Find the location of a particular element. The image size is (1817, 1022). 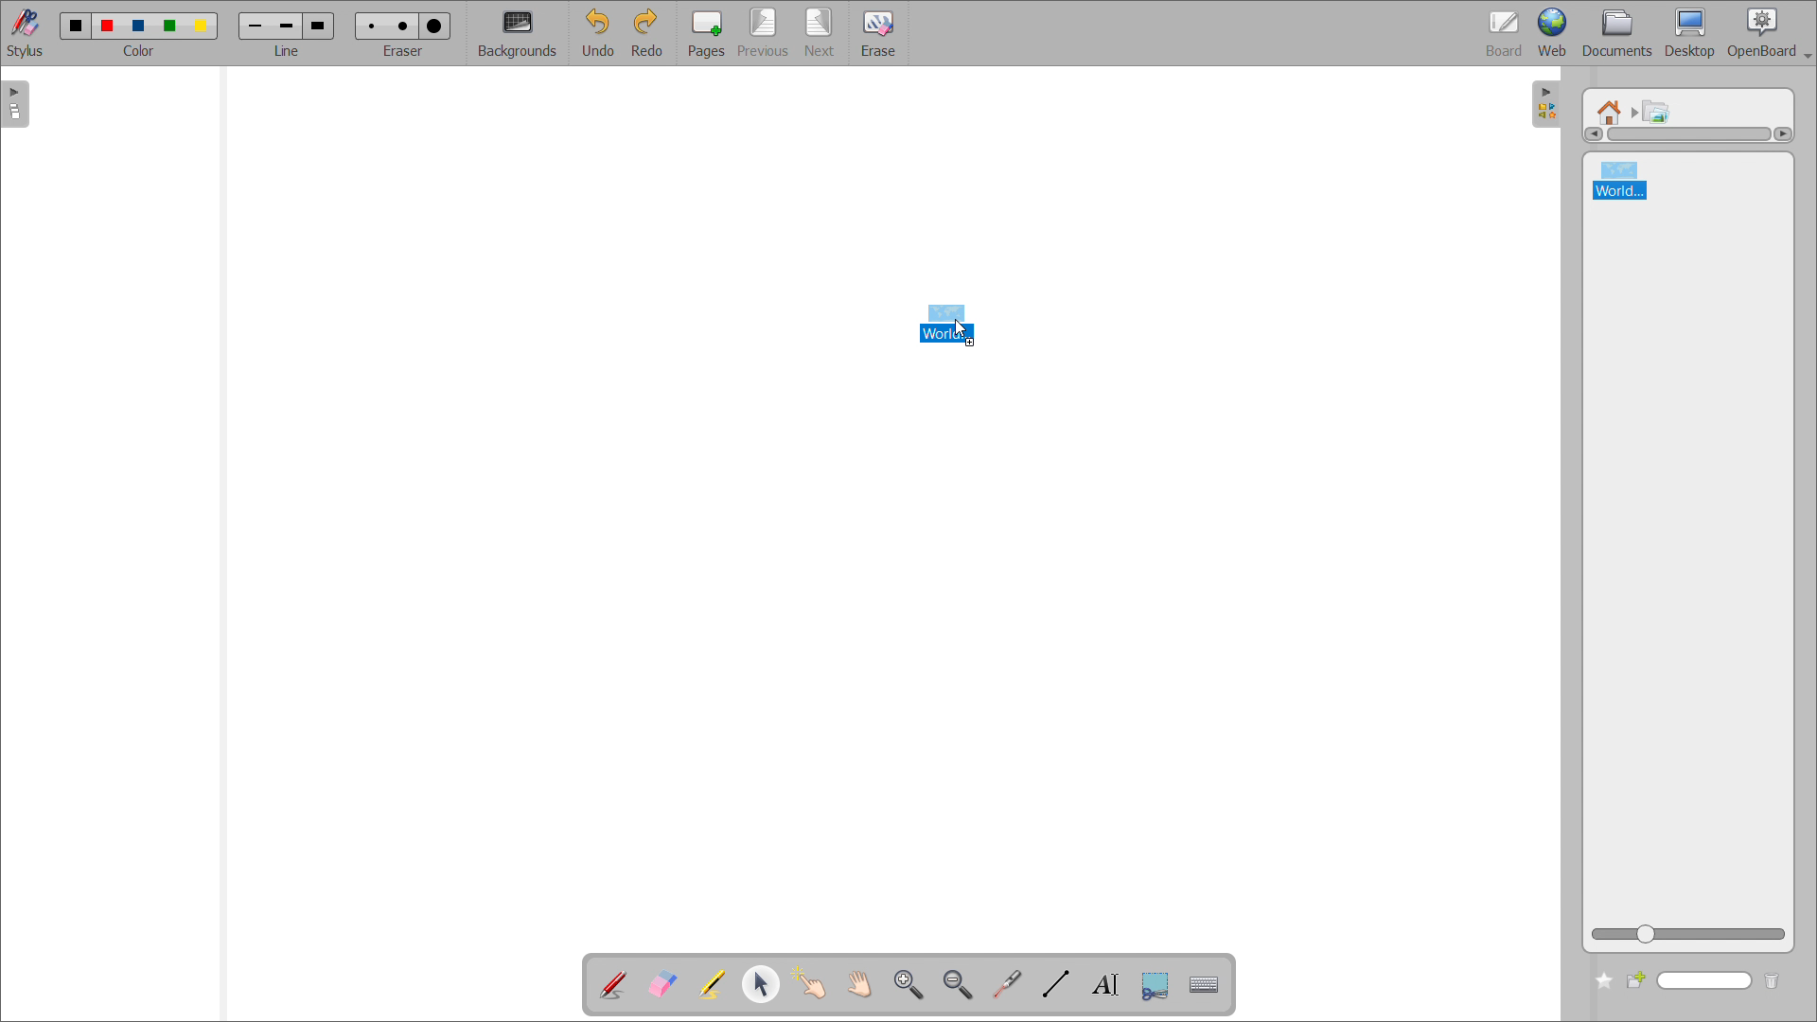

board is located at coordinates (1505, 33).